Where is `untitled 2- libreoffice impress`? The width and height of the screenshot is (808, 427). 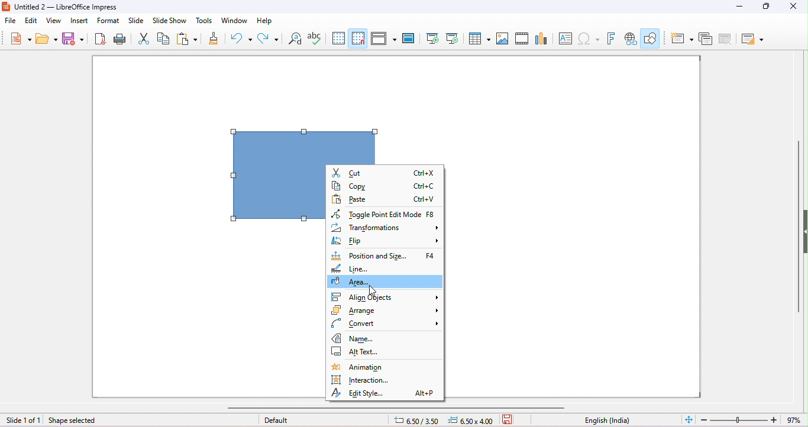
untitled 2- libreoffice impress is located at coordinates (75, 7).